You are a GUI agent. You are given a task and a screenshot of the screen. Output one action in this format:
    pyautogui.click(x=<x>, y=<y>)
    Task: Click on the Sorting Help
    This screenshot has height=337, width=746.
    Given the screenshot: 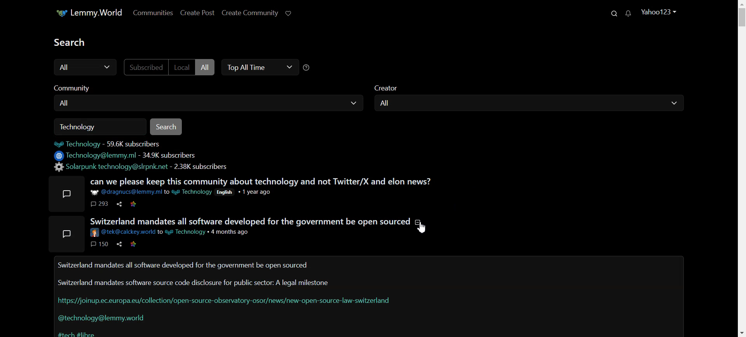 What is the action you would take?
    pyautogui.click(x=308, y=67)
    